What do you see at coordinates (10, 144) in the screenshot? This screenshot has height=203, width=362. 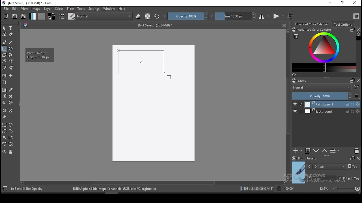 I see `magnetic curve selection tool` at bounding box center [10, 144].